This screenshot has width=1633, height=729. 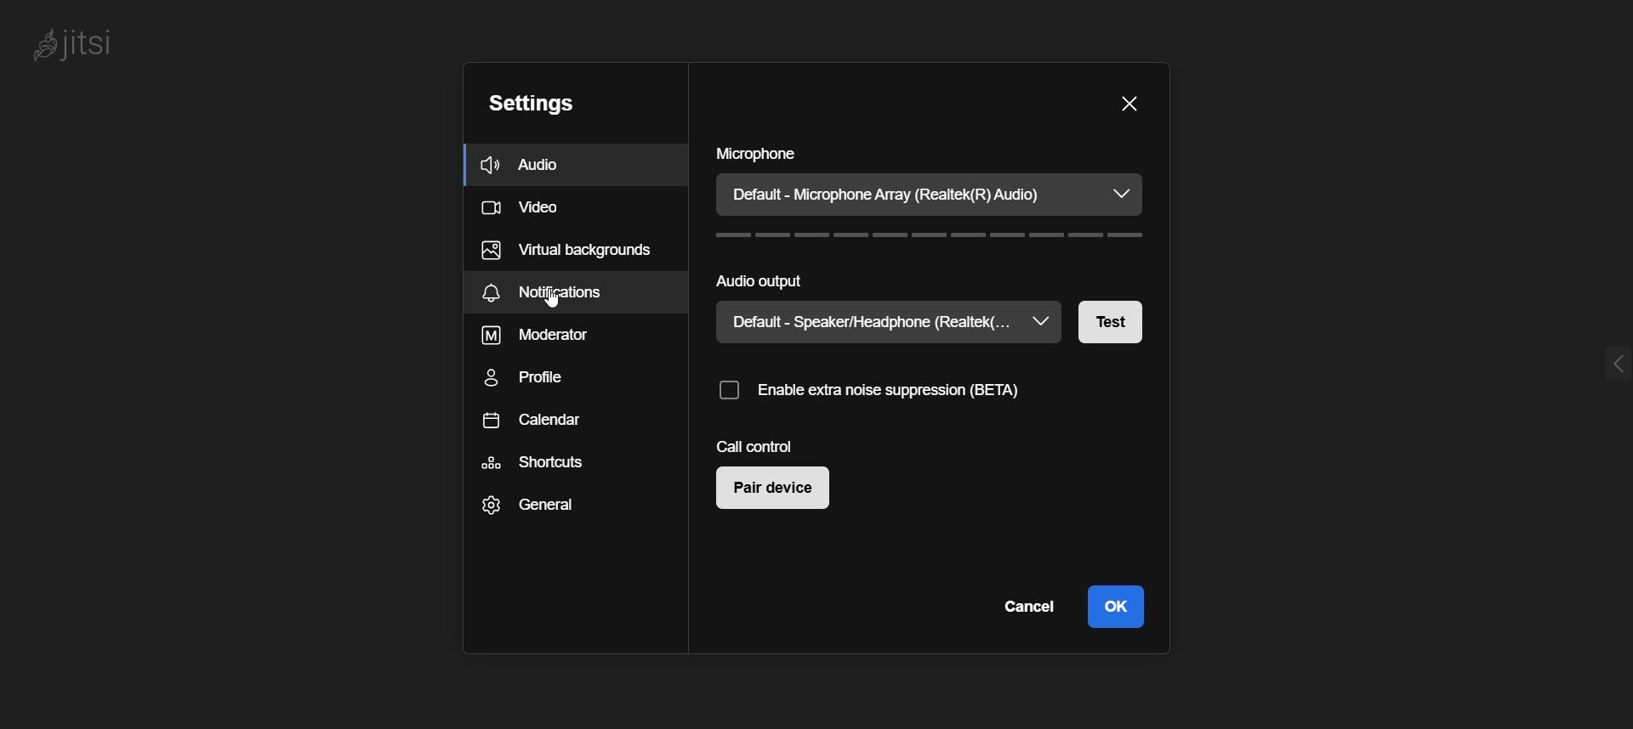 What do you see at coordinates (1129, 103) in the screenshot?
I see `Close Setting` at bounding box center [1129, 103].